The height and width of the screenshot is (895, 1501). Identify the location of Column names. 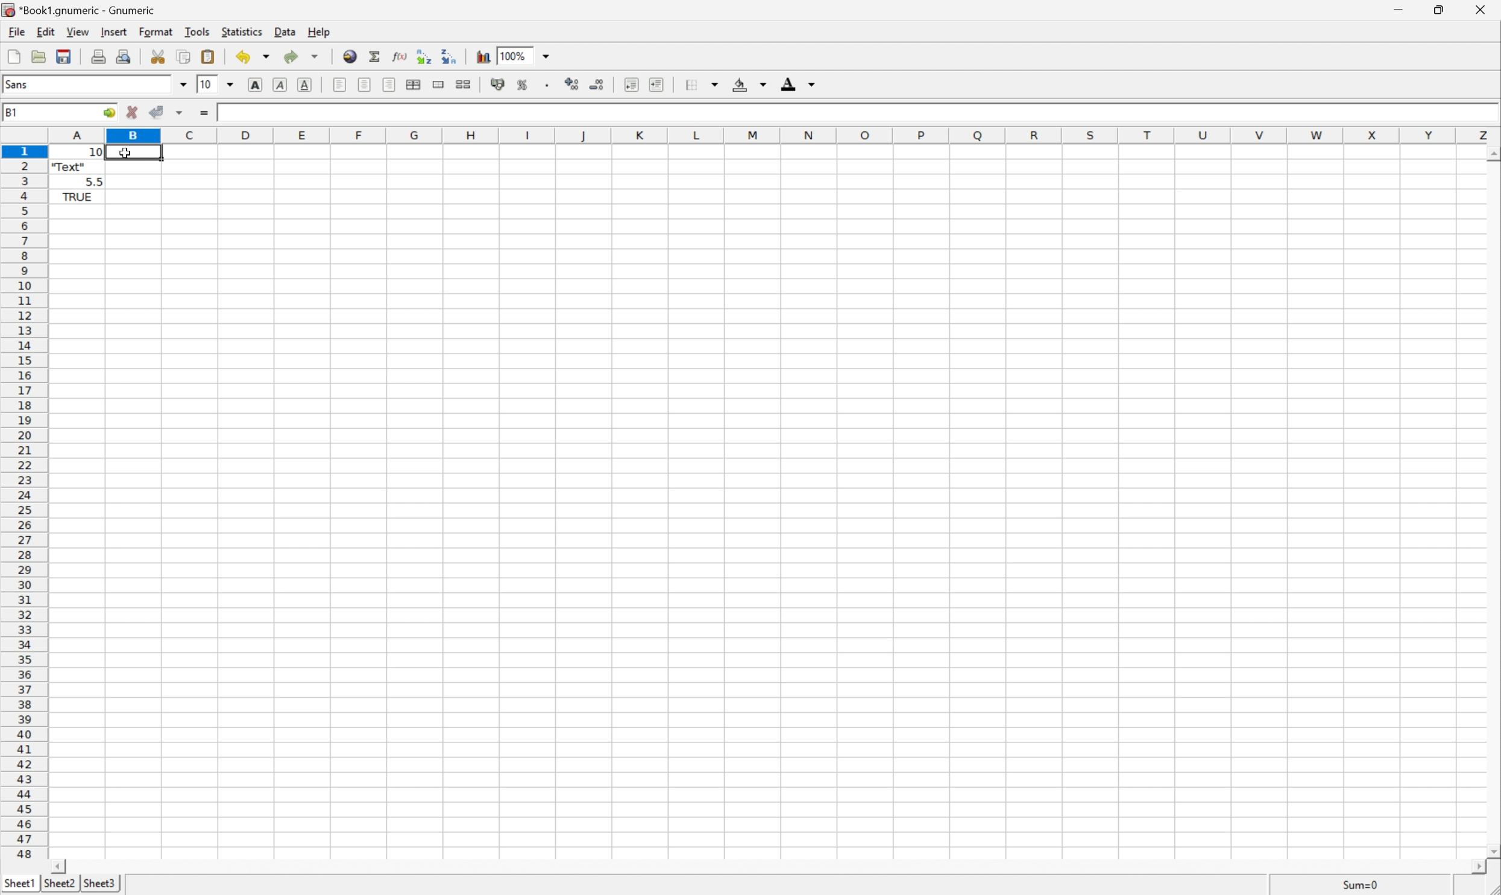
(774, 134).